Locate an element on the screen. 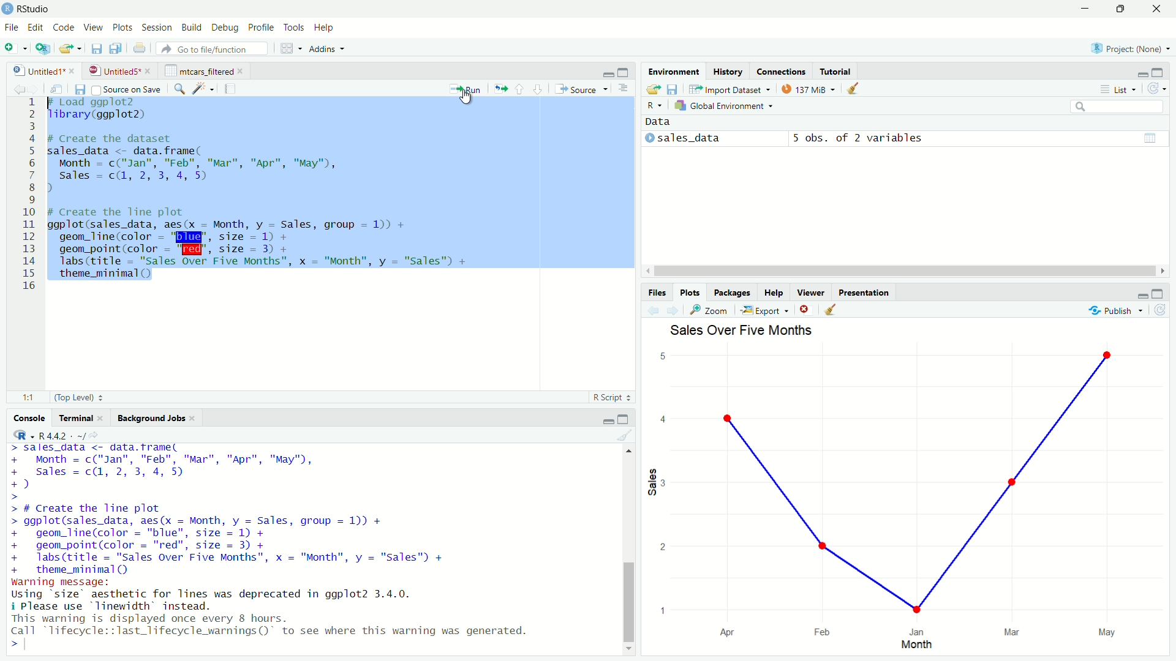 The width and height of the screenshot is (1176, 661). new file is located at coordinates (13, 48).